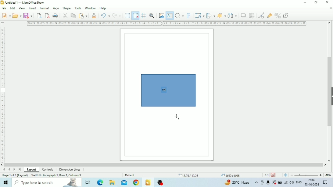  Describe the element at coordinates (32, 169) in the screenshot. I see `Layout` at that location.